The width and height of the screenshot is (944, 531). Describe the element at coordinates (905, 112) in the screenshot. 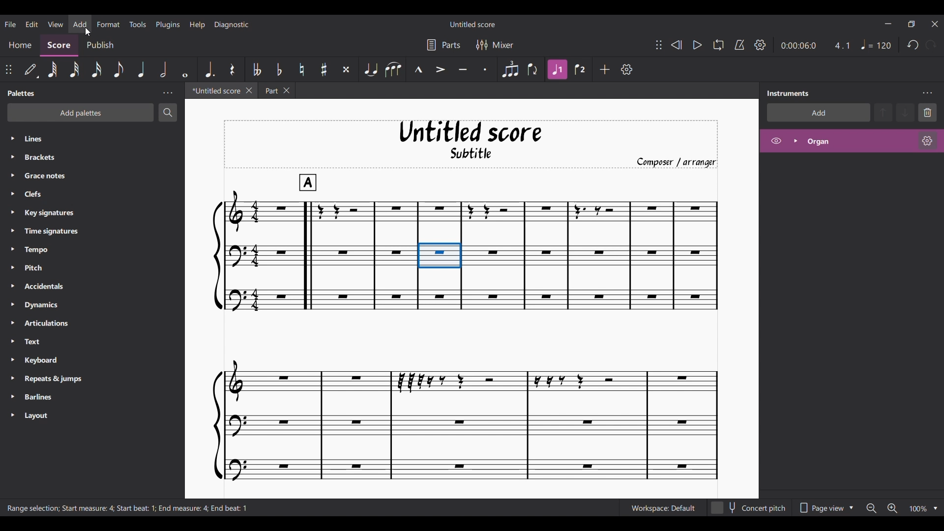

I see `Move down` at that location.